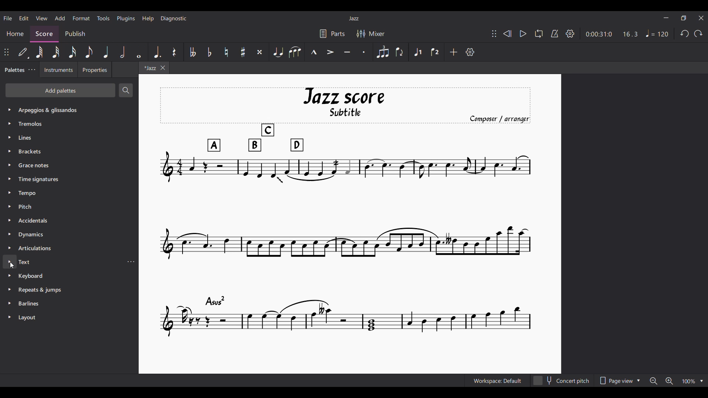  What do you see at coordinates (6, 52) in the screenshot?
I see `Change position` at bounding box center [6, 52].